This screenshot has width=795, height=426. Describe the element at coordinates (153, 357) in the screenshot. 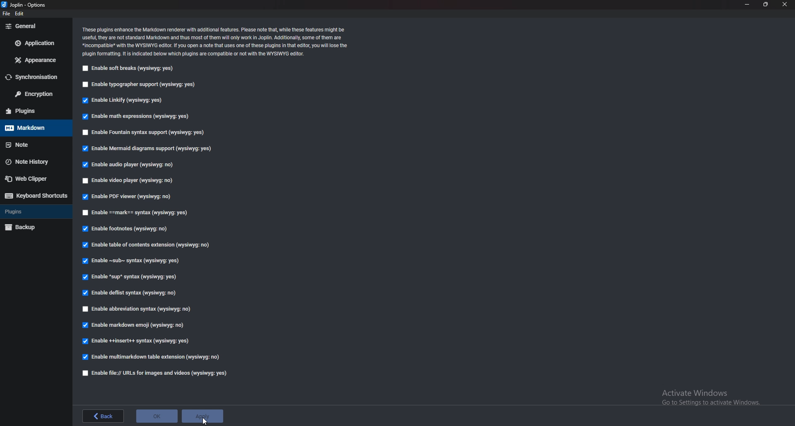

I see `enable multi markdown table extension (wysiqyg:no)` at that location.